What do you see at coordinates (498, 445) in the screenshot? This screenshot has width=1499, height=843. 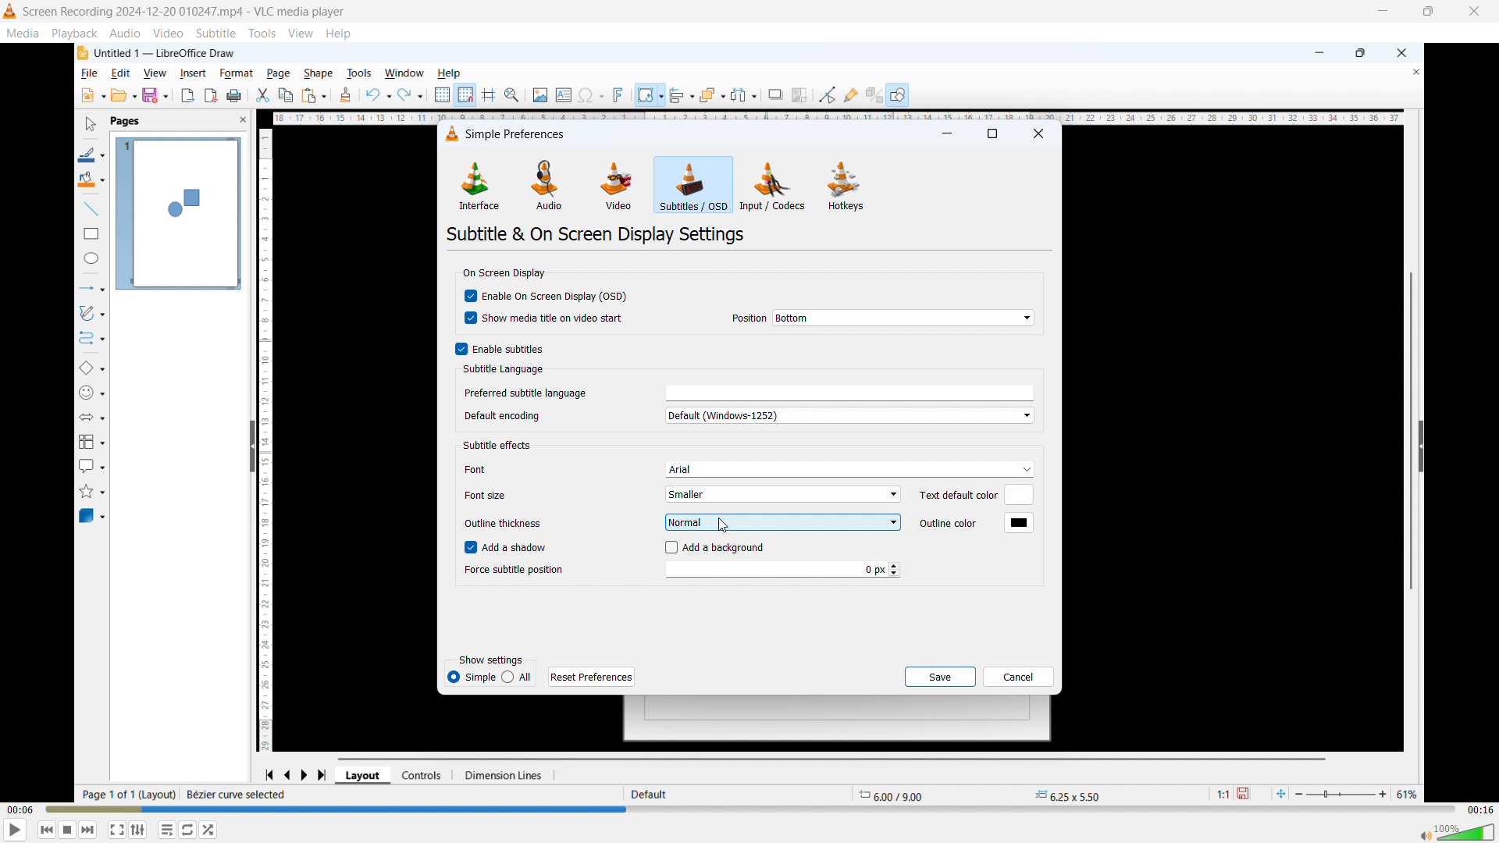 I see `Subtitle effects ` at bounding box center [498, 445].